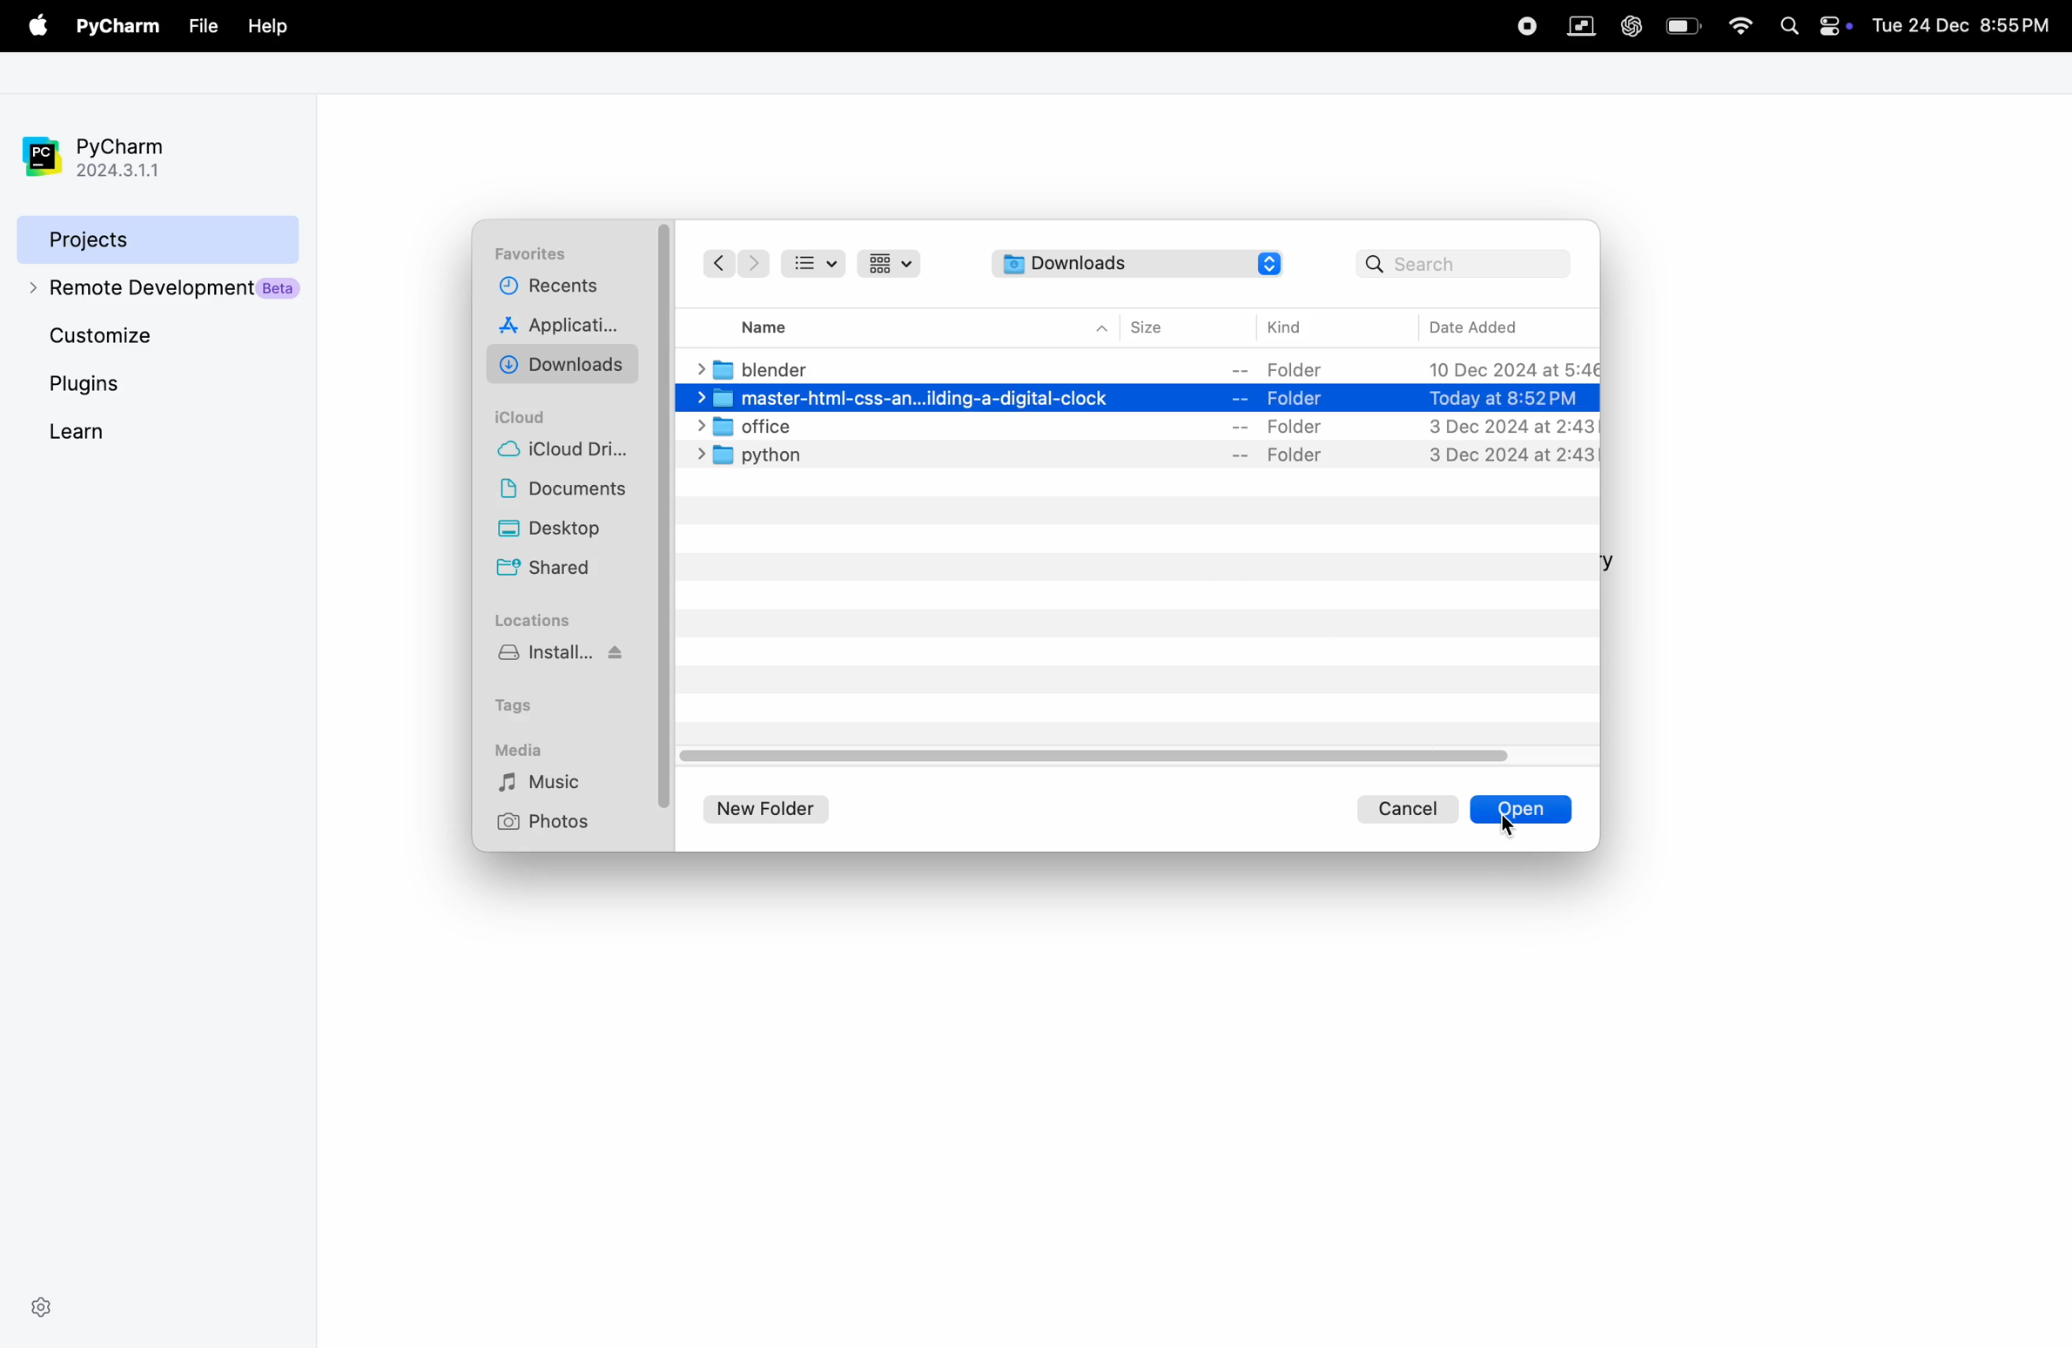 This screenshot has height=1348, width=2072. Describe the element at coordinates (1577, 24) in the screenshot. I see `parallel space` at that location.